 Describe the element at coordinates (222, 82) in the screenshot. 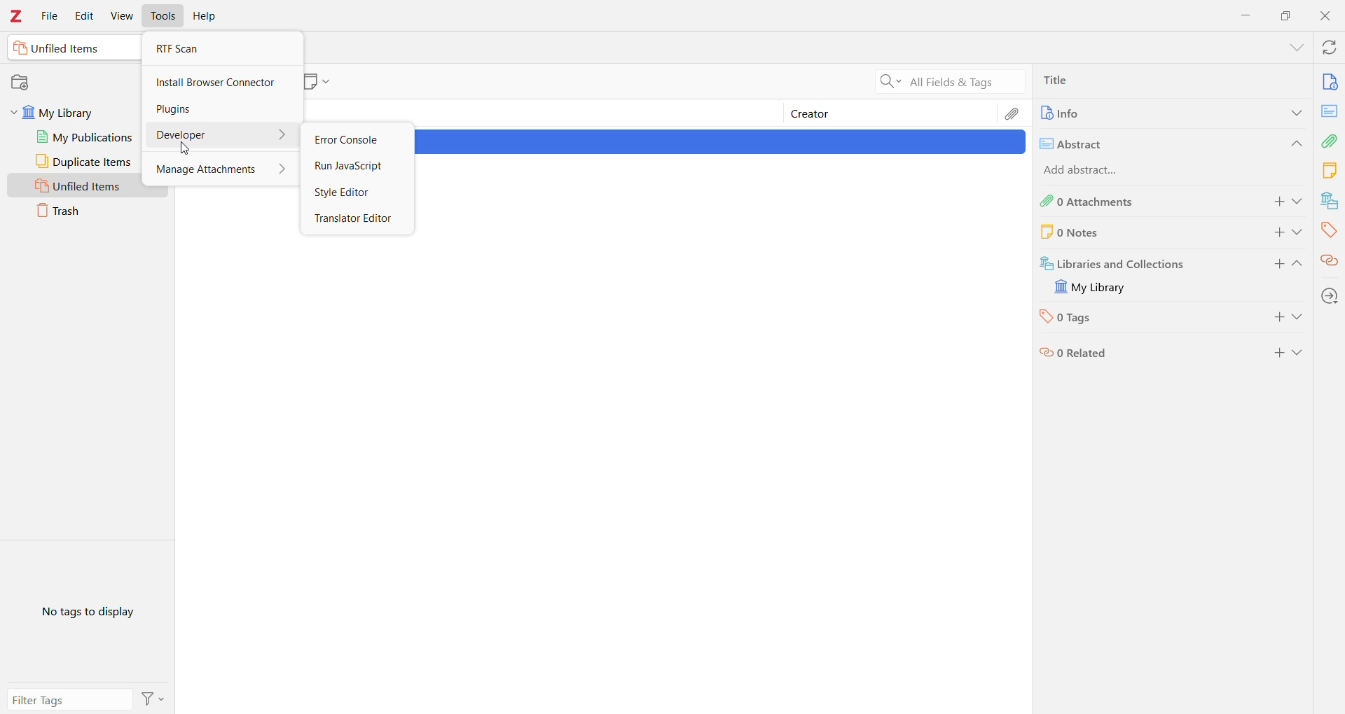

I see `Install Browser Connector` at that location.